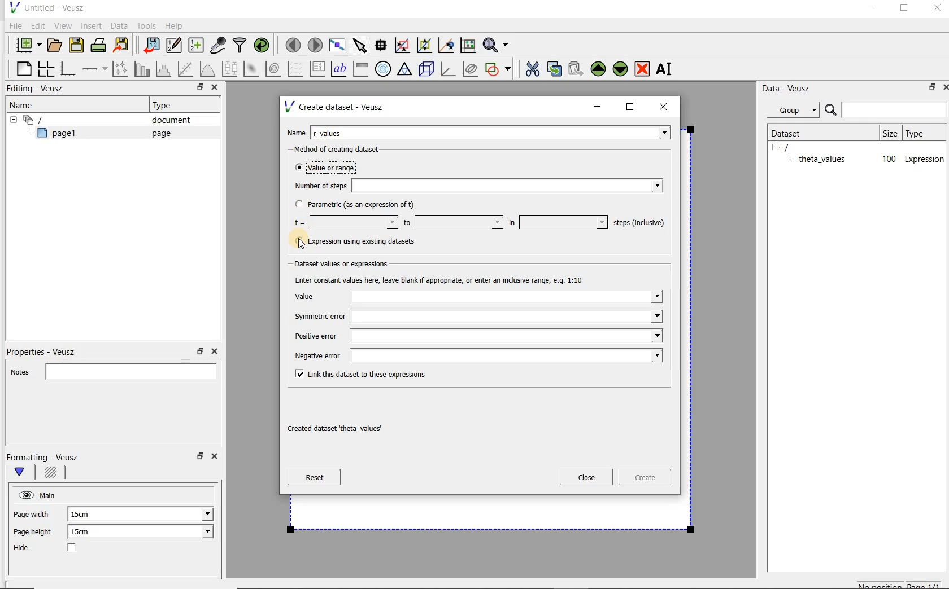  Describe the element at coordinates (201, 351) in the screenshot. I see `restore down` at that location.